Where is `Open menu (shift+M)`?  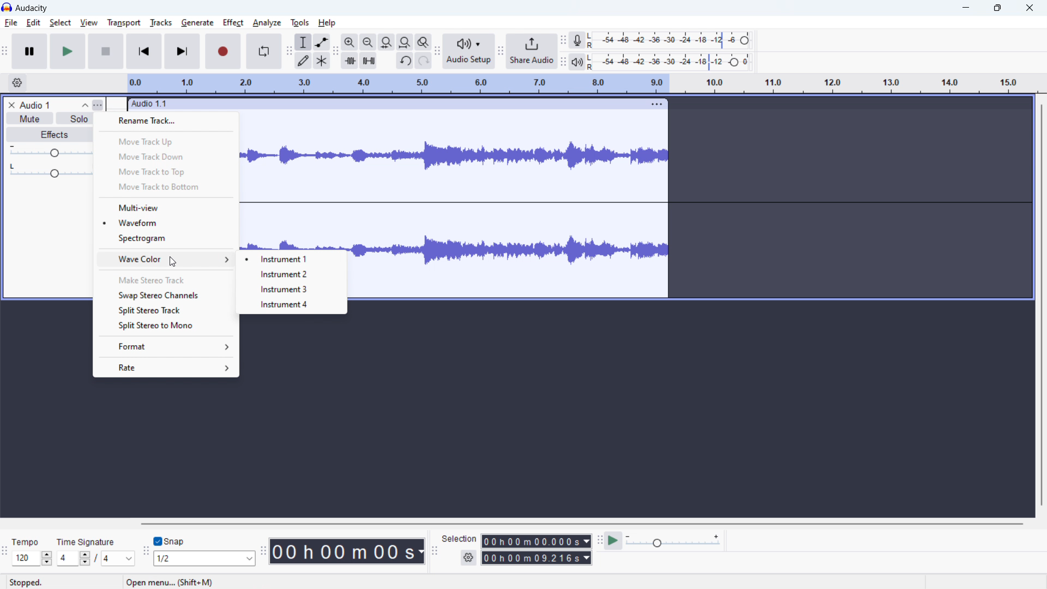 Open menu (shift+M) is located at coordinates (202, 582).